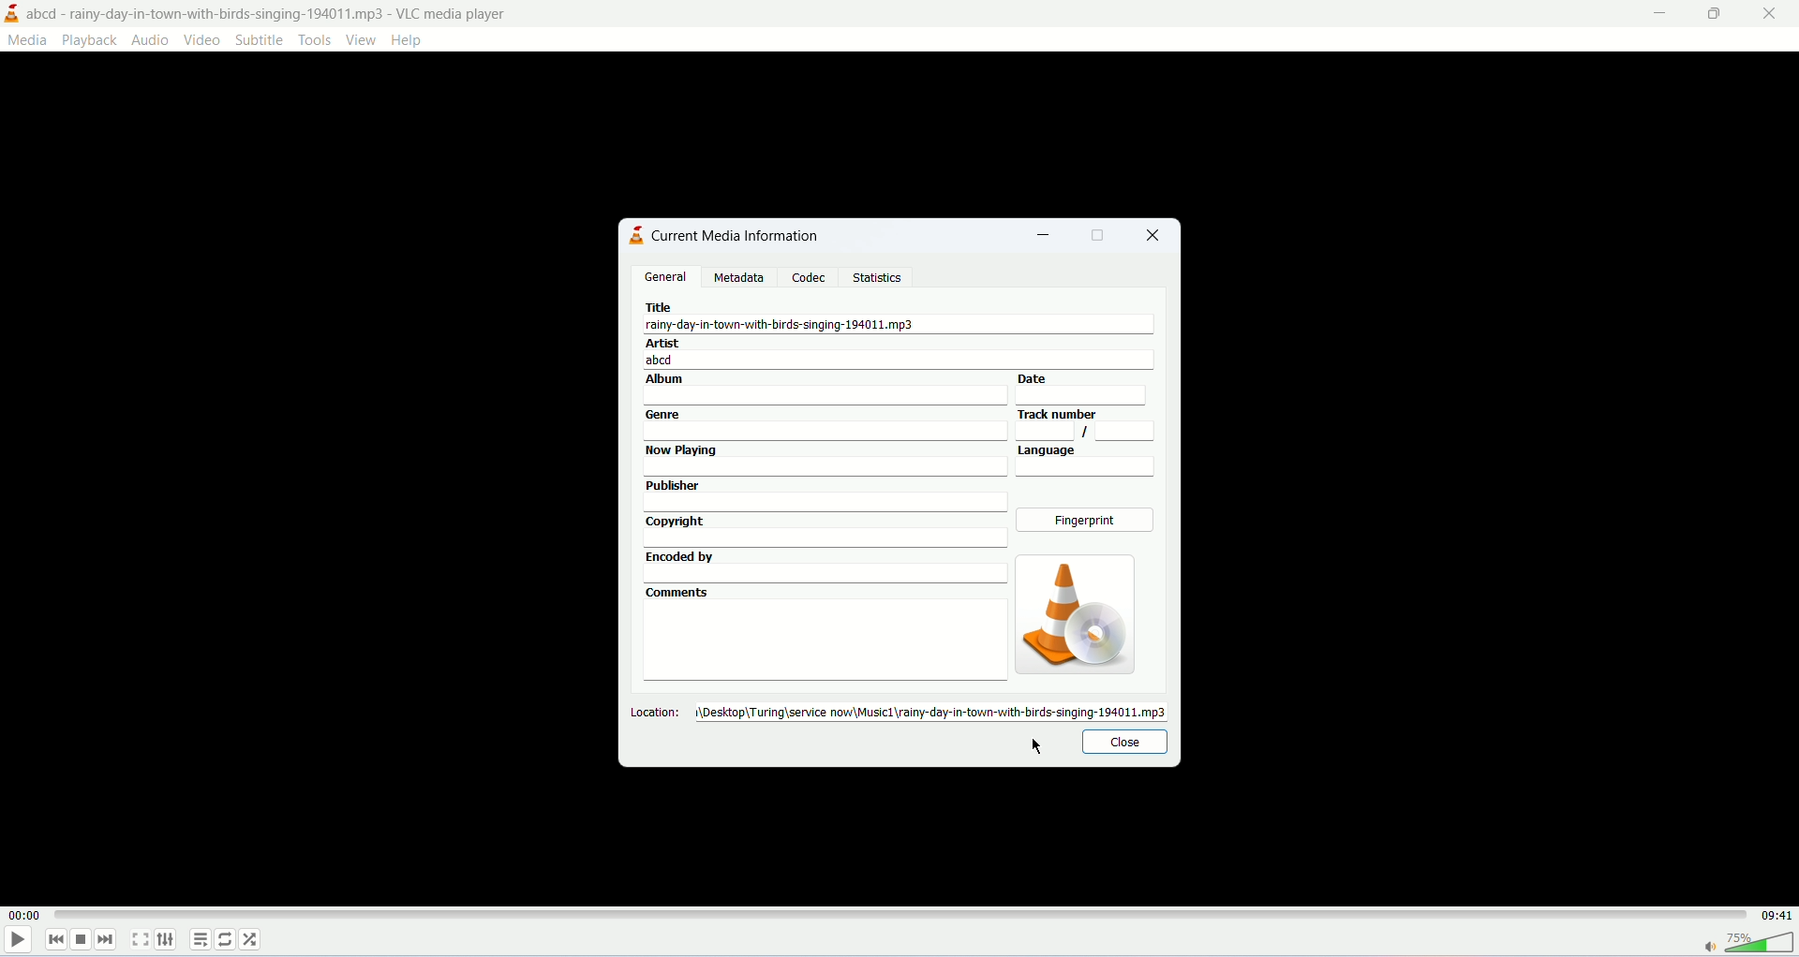 This screenshot has width=1799, height=957. Describe the element at coordinates (1093, 389) in the screenshot. I see `date` at that location.